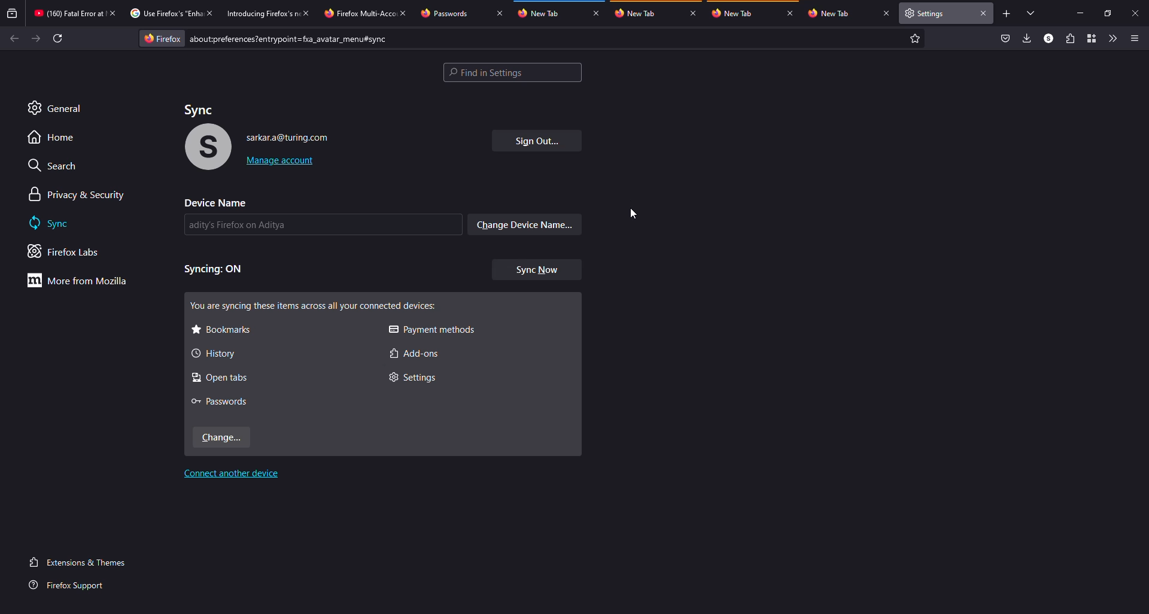  Describe the element at coordinates (221, 378) in the screenshot. I see `open tabs` at that location.